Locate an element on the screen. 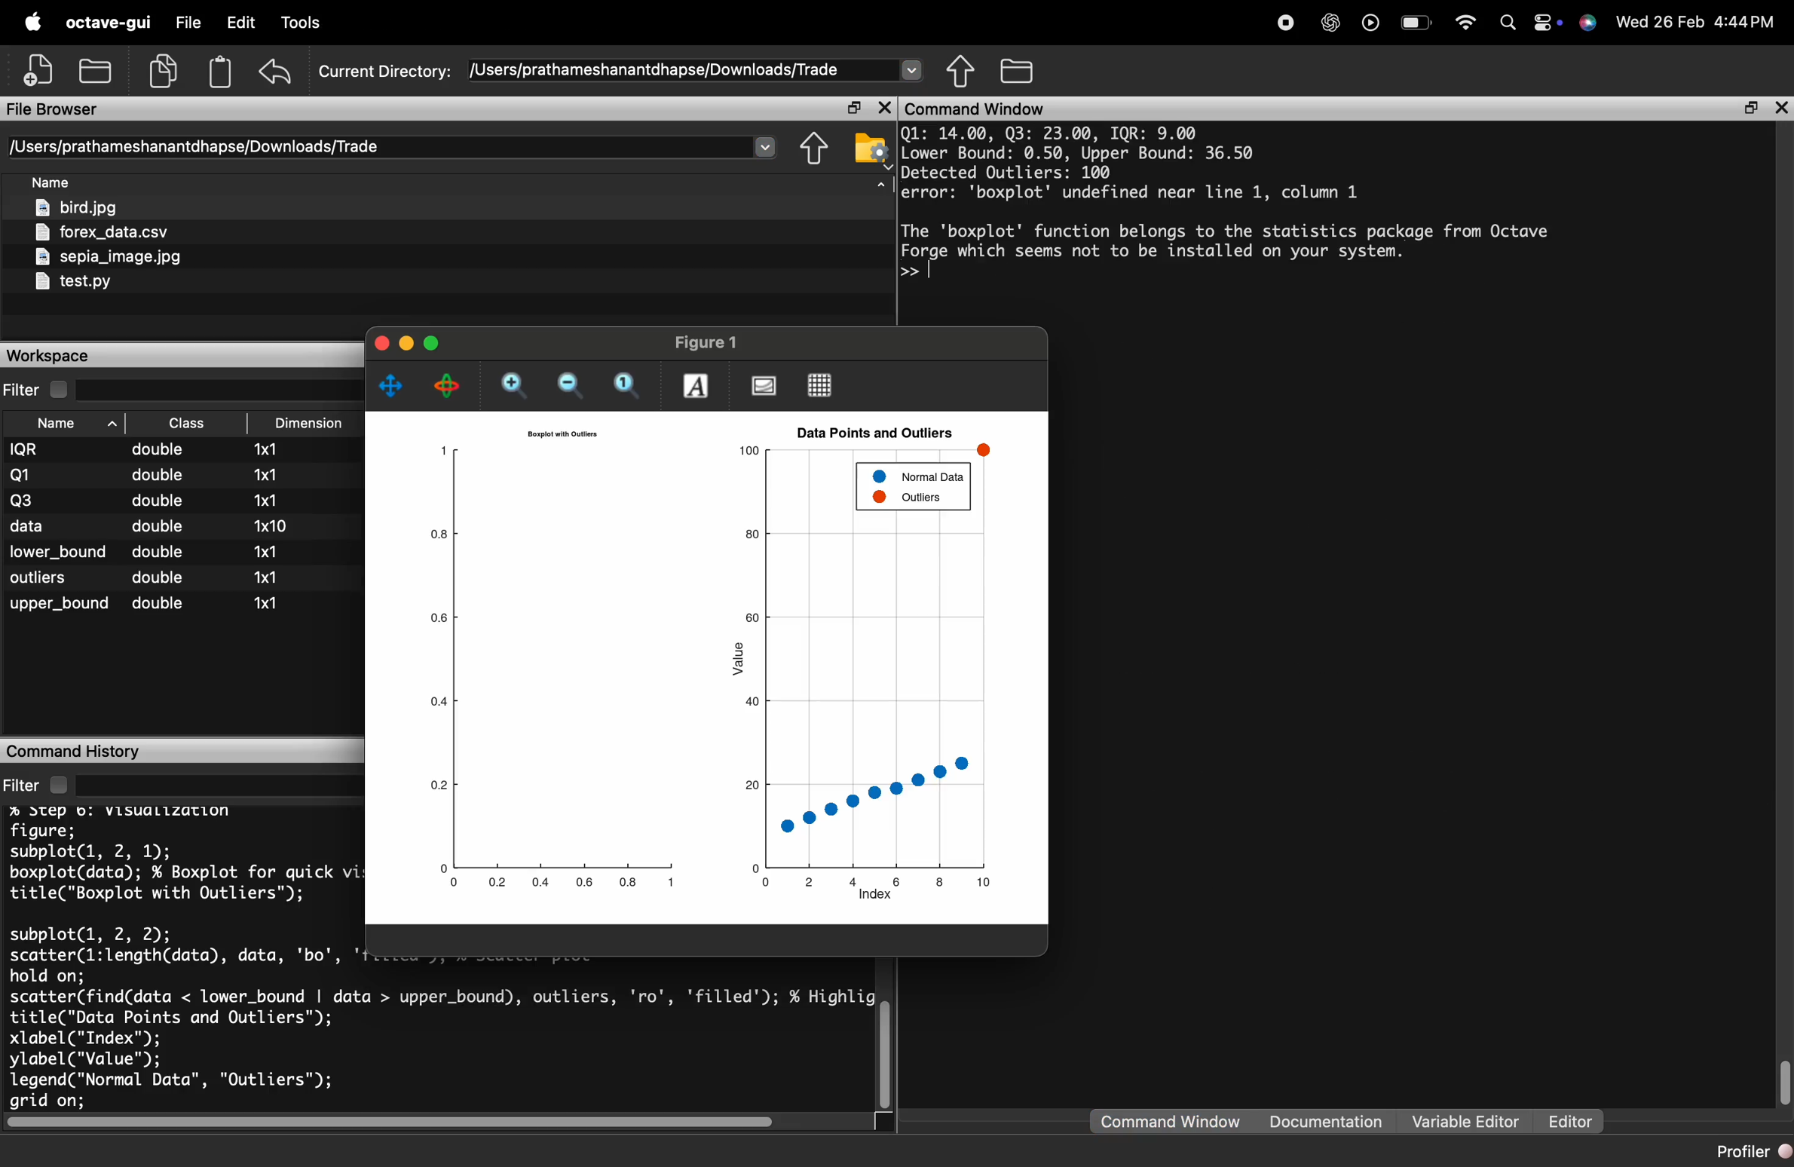 Image resolution: width=1794 pixels, height=1167 pixels. test.py is located at coordinates (72, 282).